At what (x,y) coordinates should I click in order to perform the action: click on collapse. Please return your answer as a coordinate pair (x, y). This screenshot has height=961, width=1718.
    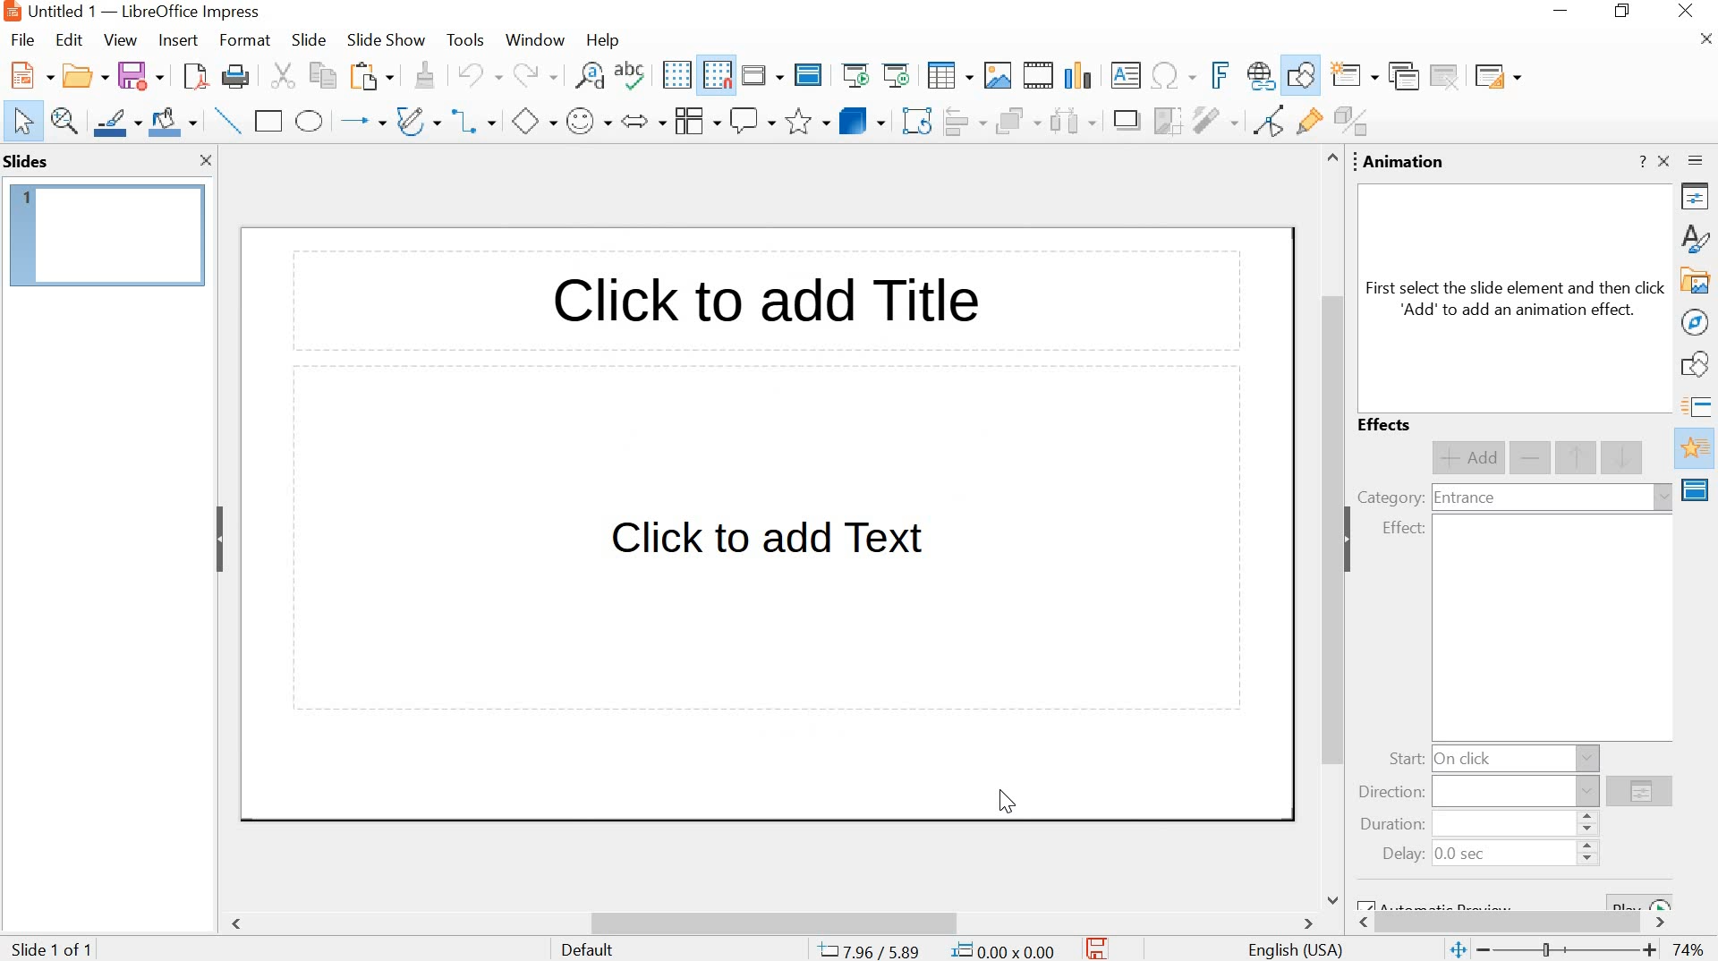
    Looking at the image, I should click on (219, 539).